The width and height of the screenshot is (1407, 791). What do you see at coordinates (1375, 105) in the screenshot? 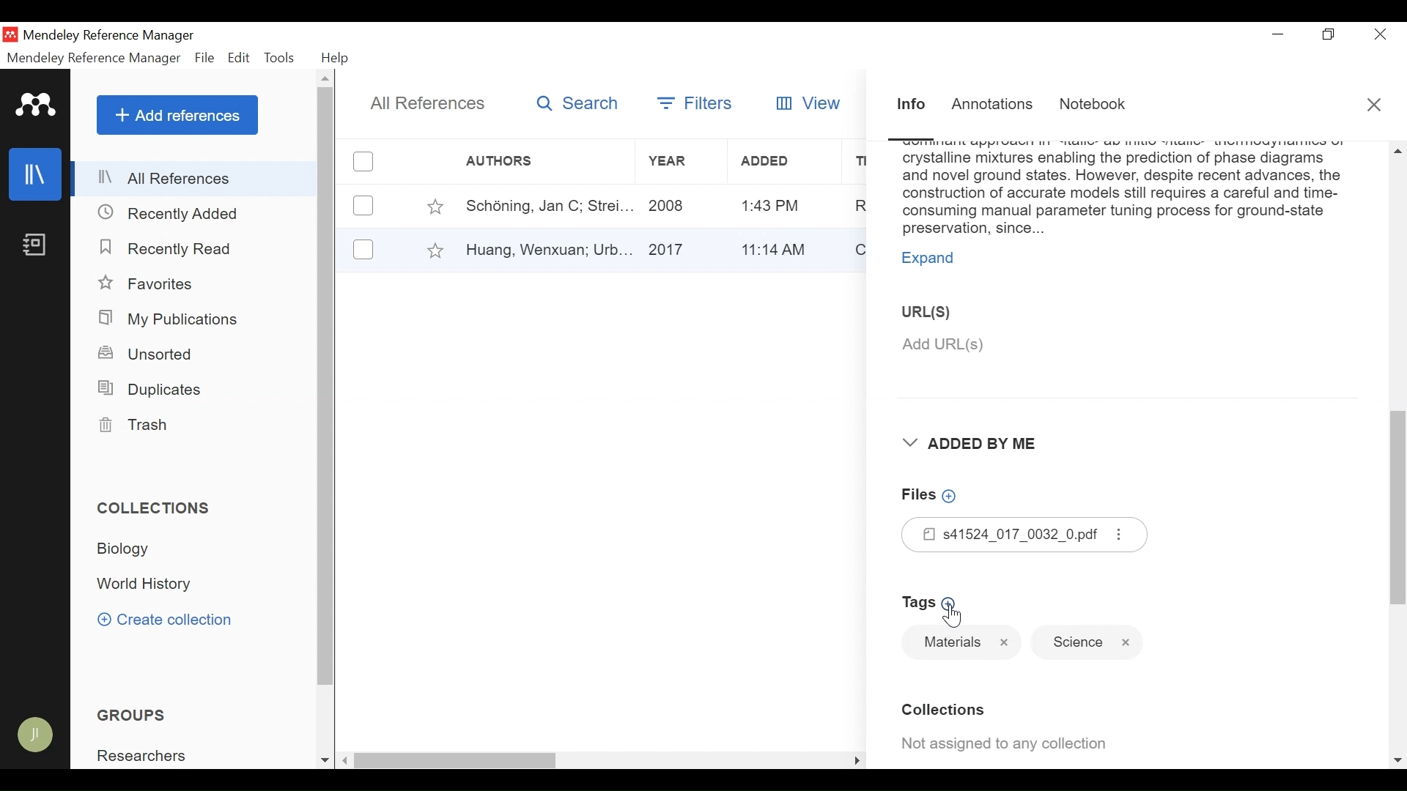
I see `Close` at bounding box center [1375, 105].